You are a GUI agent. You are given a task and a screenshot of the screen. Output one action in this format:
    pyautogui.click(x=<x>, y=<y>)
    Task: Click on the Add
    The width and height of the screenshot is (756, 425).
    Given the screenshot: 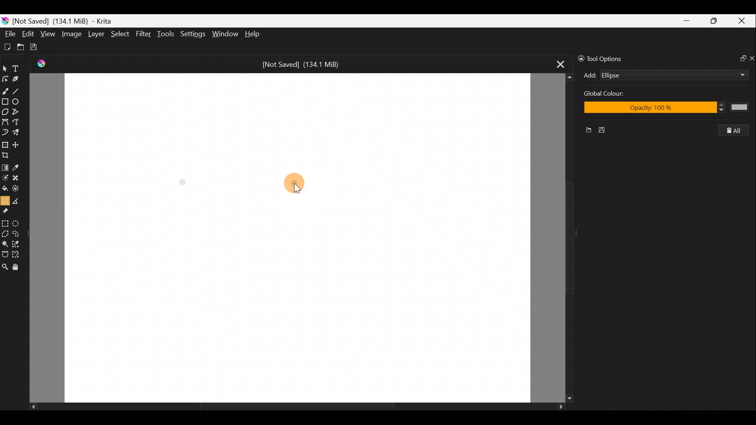 What is the action you would take?
    pyautogui.click(x=590, y=75)
    